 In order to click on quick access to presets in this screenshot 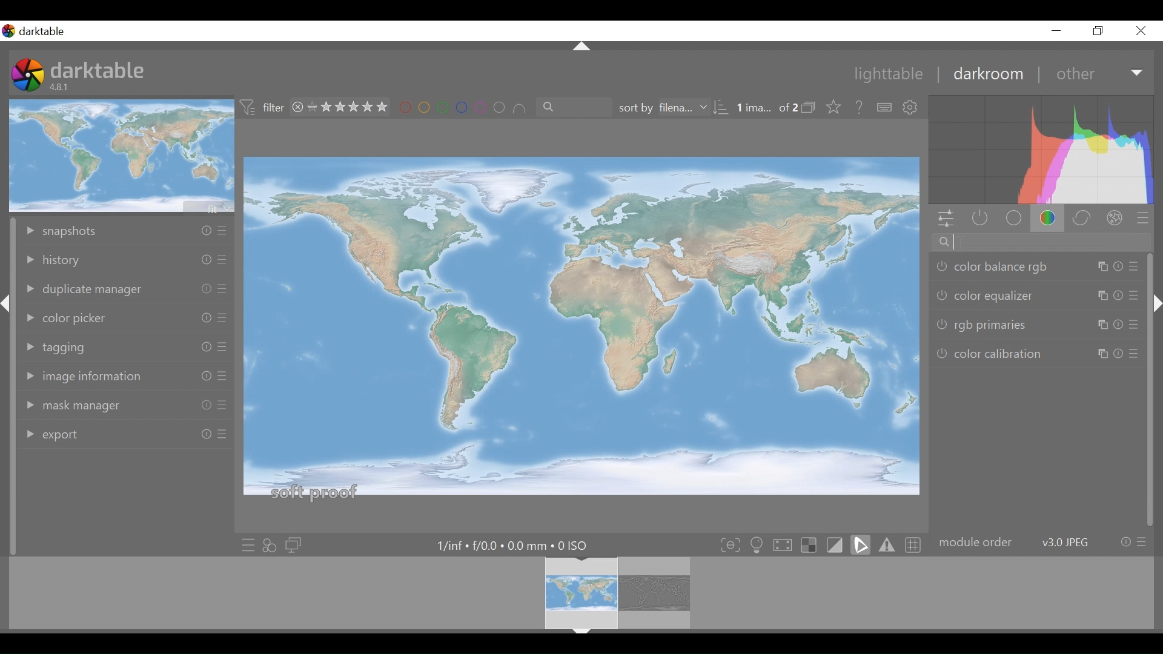, I will do `click(245, 546)`.